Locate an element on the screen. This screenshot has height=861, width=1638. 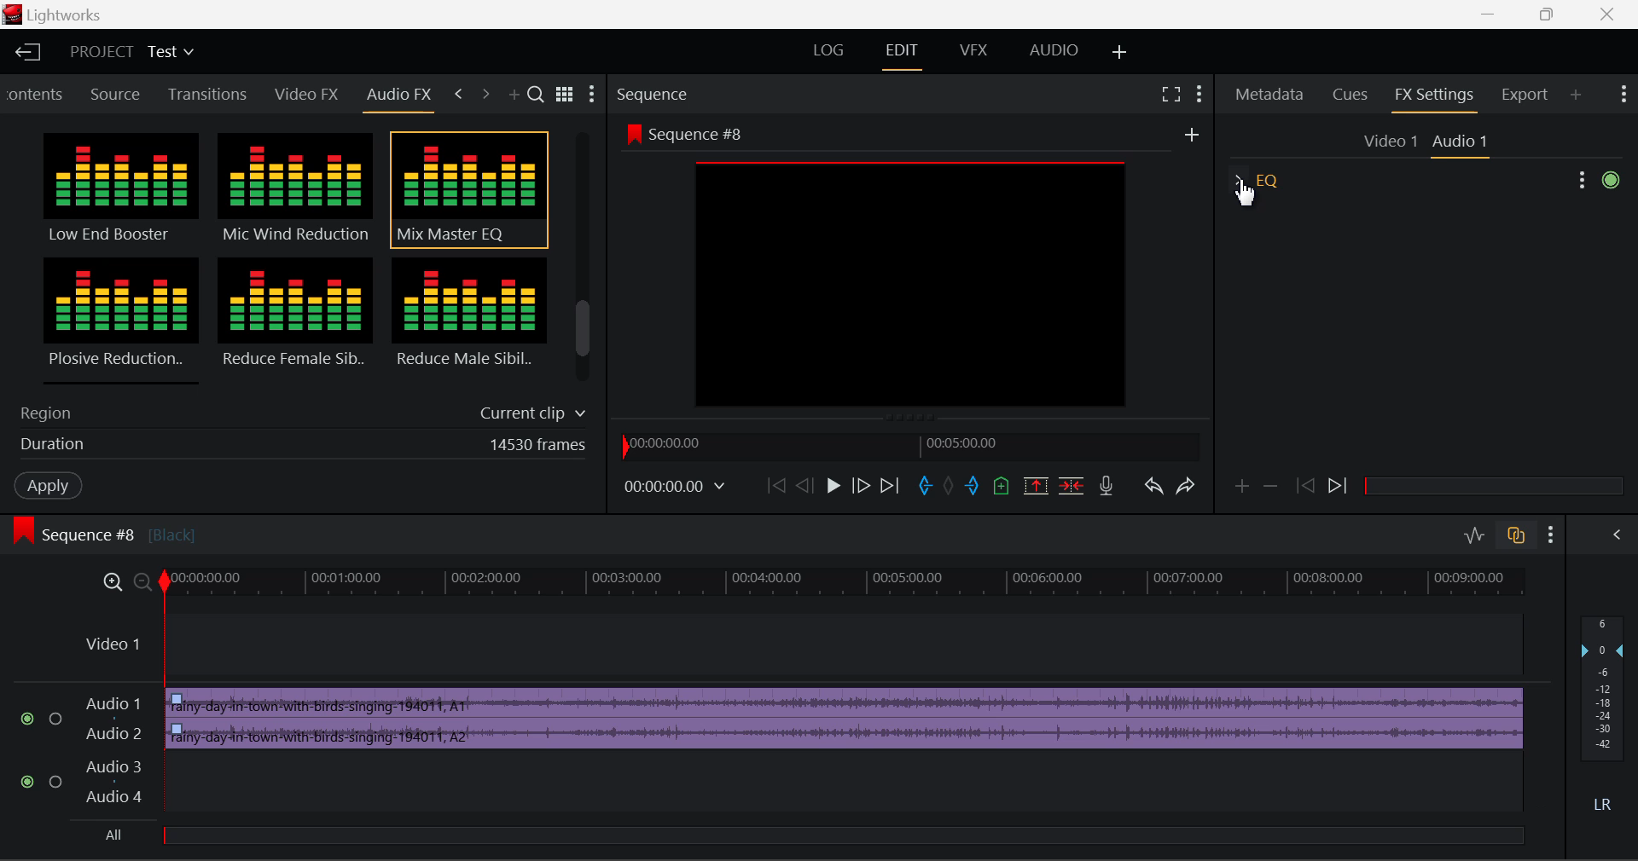
Undo is located at coordinates (1156, 491).